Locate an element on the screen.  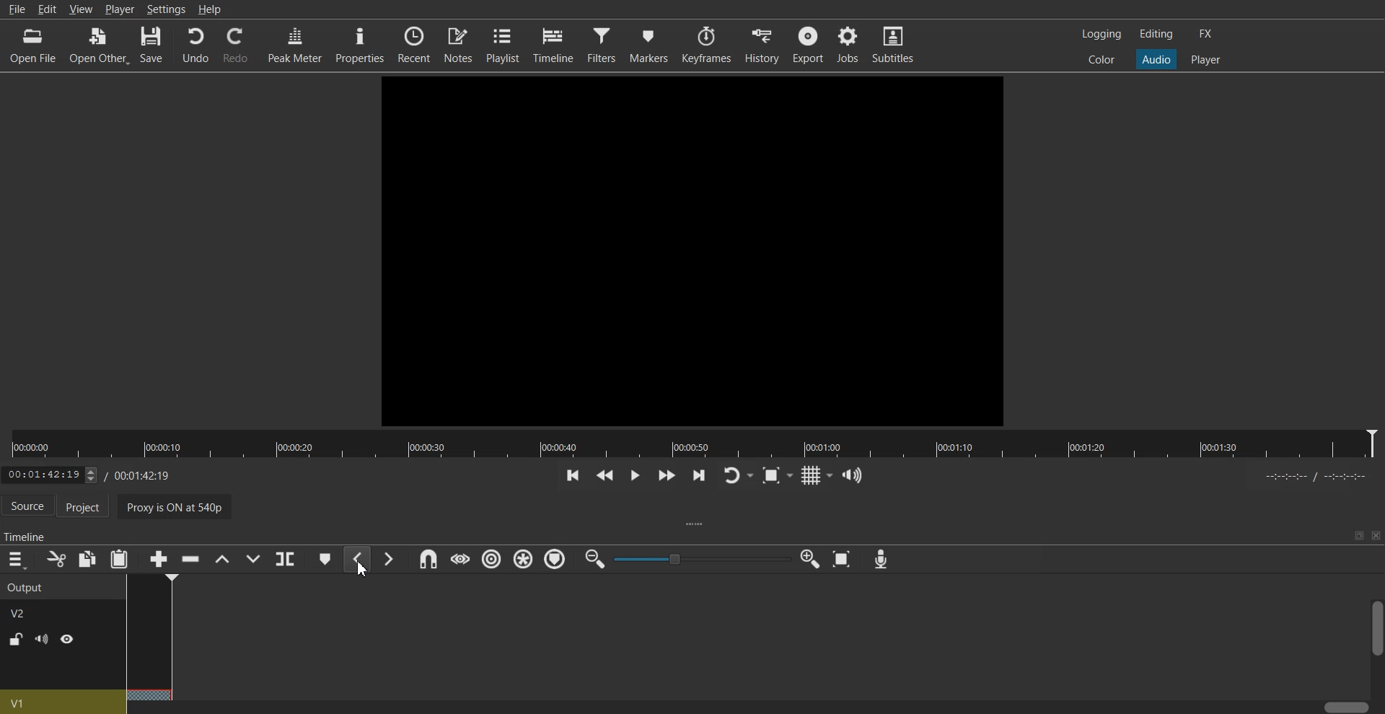
Switch to the Audio layout is located at coordinates (1157, 58).